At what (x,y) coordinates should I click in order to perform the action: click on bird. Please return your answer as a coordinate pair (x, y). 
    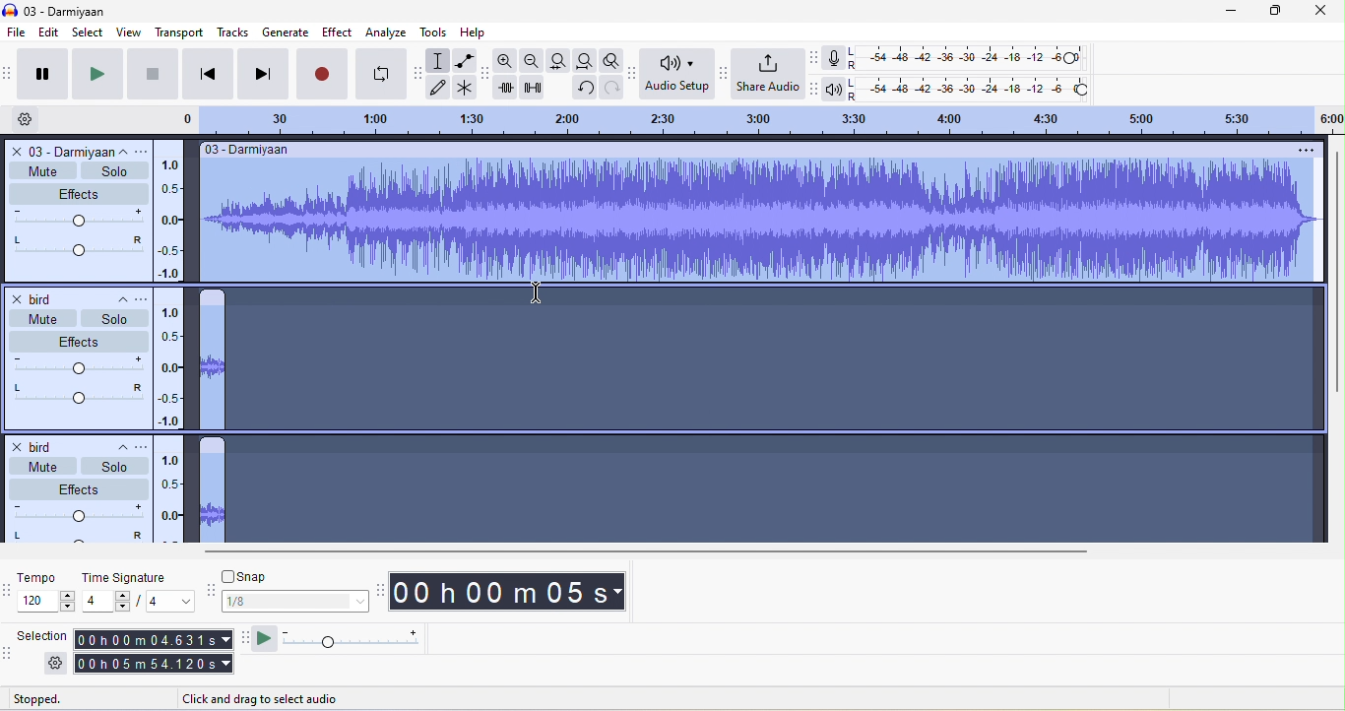
    Looking at the image, I should click on (37, 297).